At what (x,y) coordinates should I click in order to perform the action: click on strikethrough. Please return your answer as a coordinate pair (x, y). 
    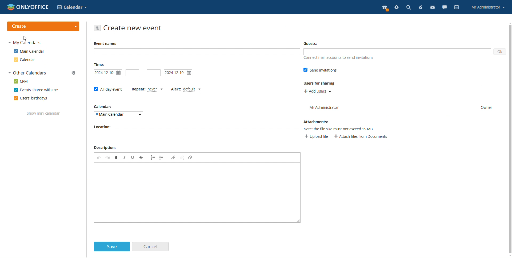
    Looking at the image, I should click on (141, 157).